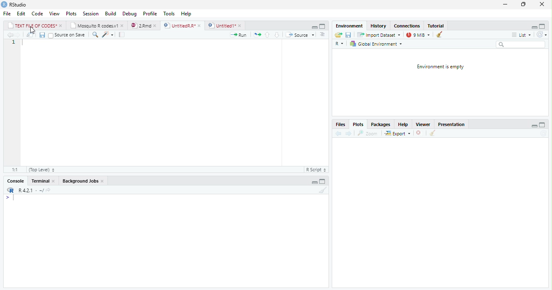 The width and height of the screenshot is (552, 290). I want to click on Environment is empty, so click(440, 67).